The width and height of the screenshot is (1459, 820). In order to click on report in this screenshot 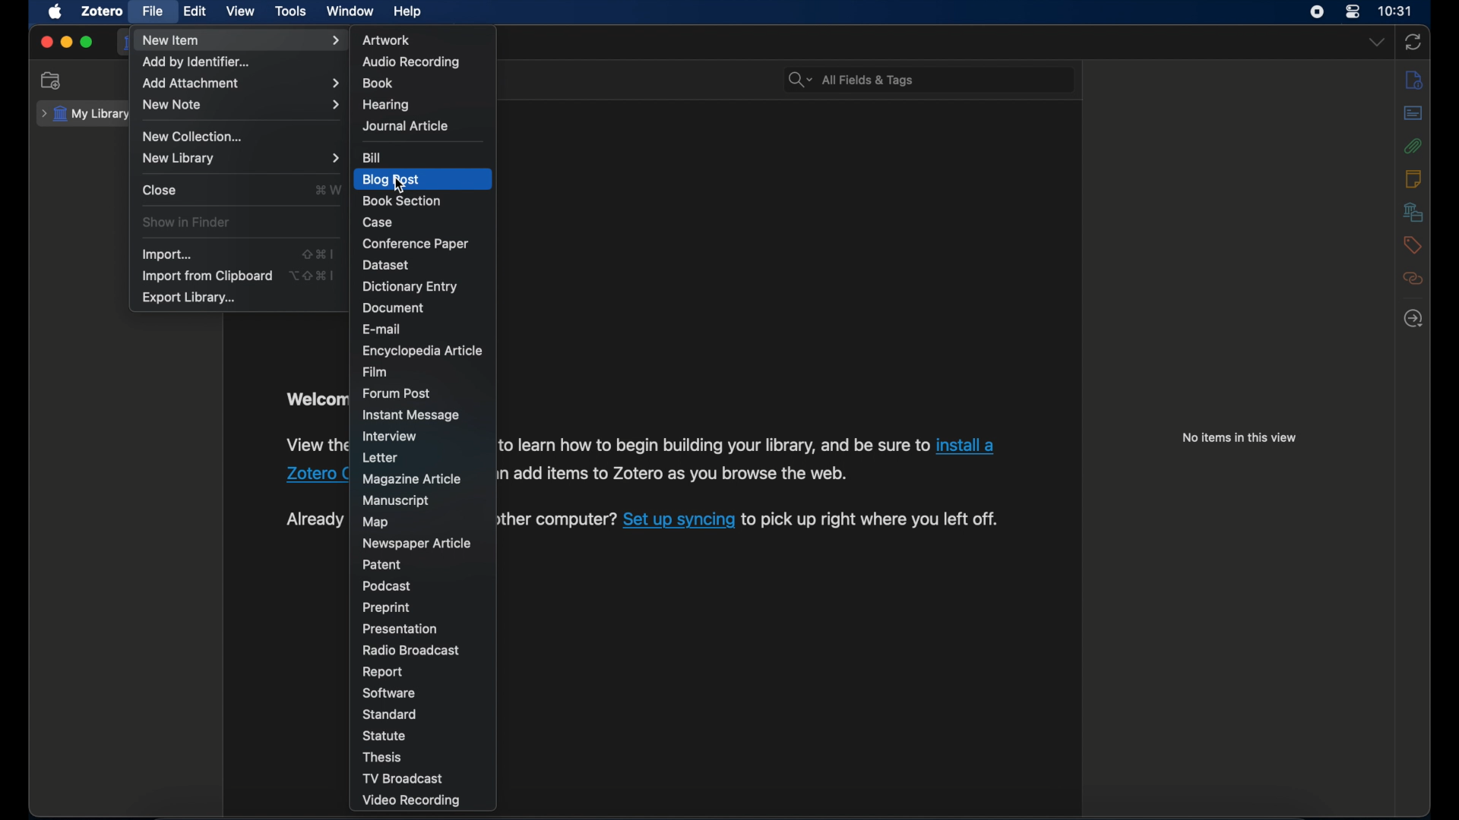, I will do `click(382, 672)`.